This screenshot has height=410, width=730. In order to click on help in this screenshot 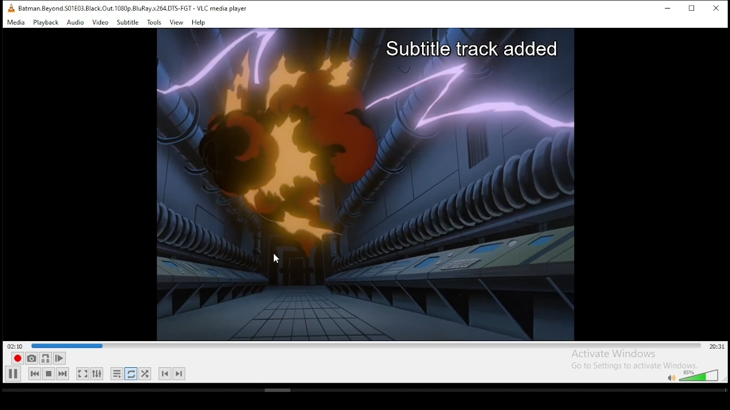, I will do `click(199, 23)`.